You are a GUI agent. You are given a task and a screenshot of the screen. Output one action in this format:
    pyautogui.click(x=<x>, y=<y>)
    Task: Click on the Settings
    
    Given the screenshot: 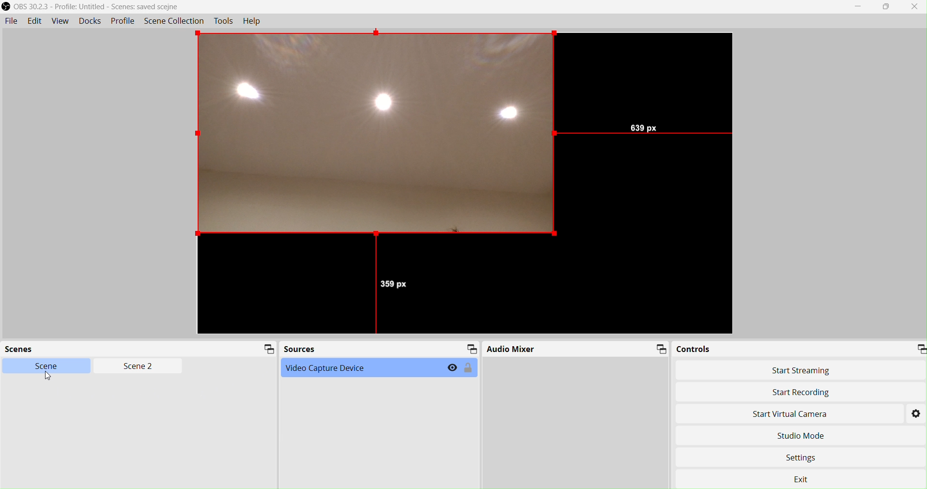 What is the action you would take?
    pyautogui.click(x=803, y=459)
    